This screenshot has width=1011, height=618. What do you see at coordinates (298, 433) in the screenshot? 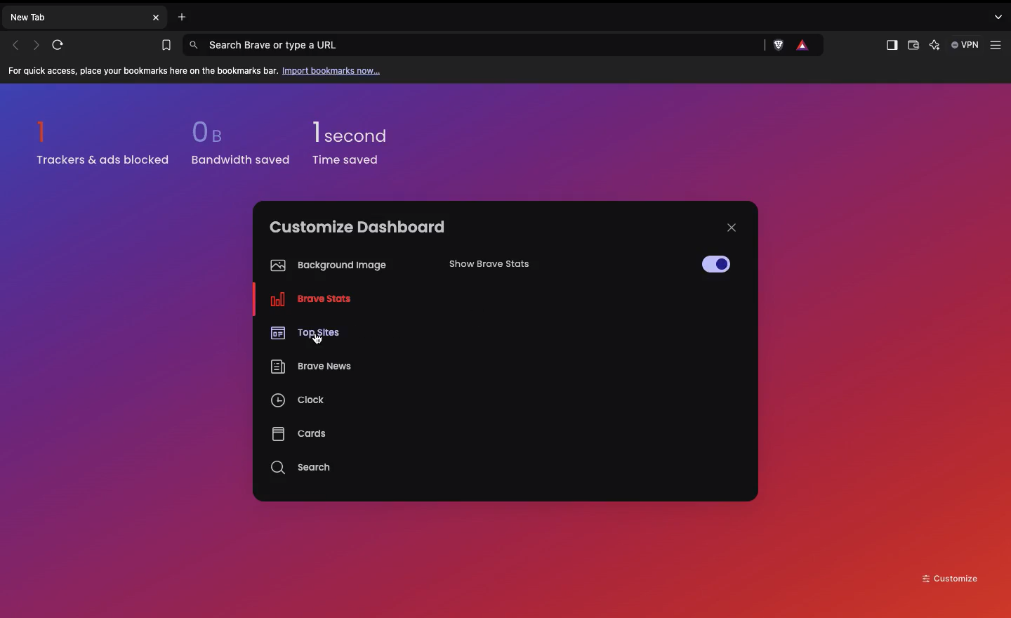
I see `Cards` at bounding box center [298, 433].